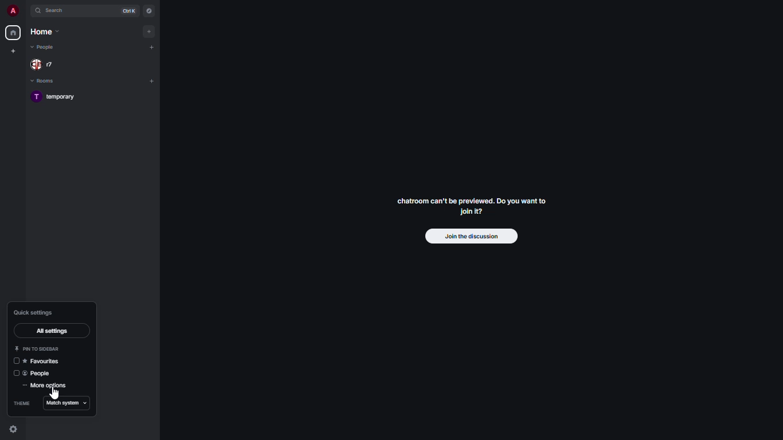 The width and height of the screenshot is (783, 440). I want to click on quick settings, so click(13, 430).